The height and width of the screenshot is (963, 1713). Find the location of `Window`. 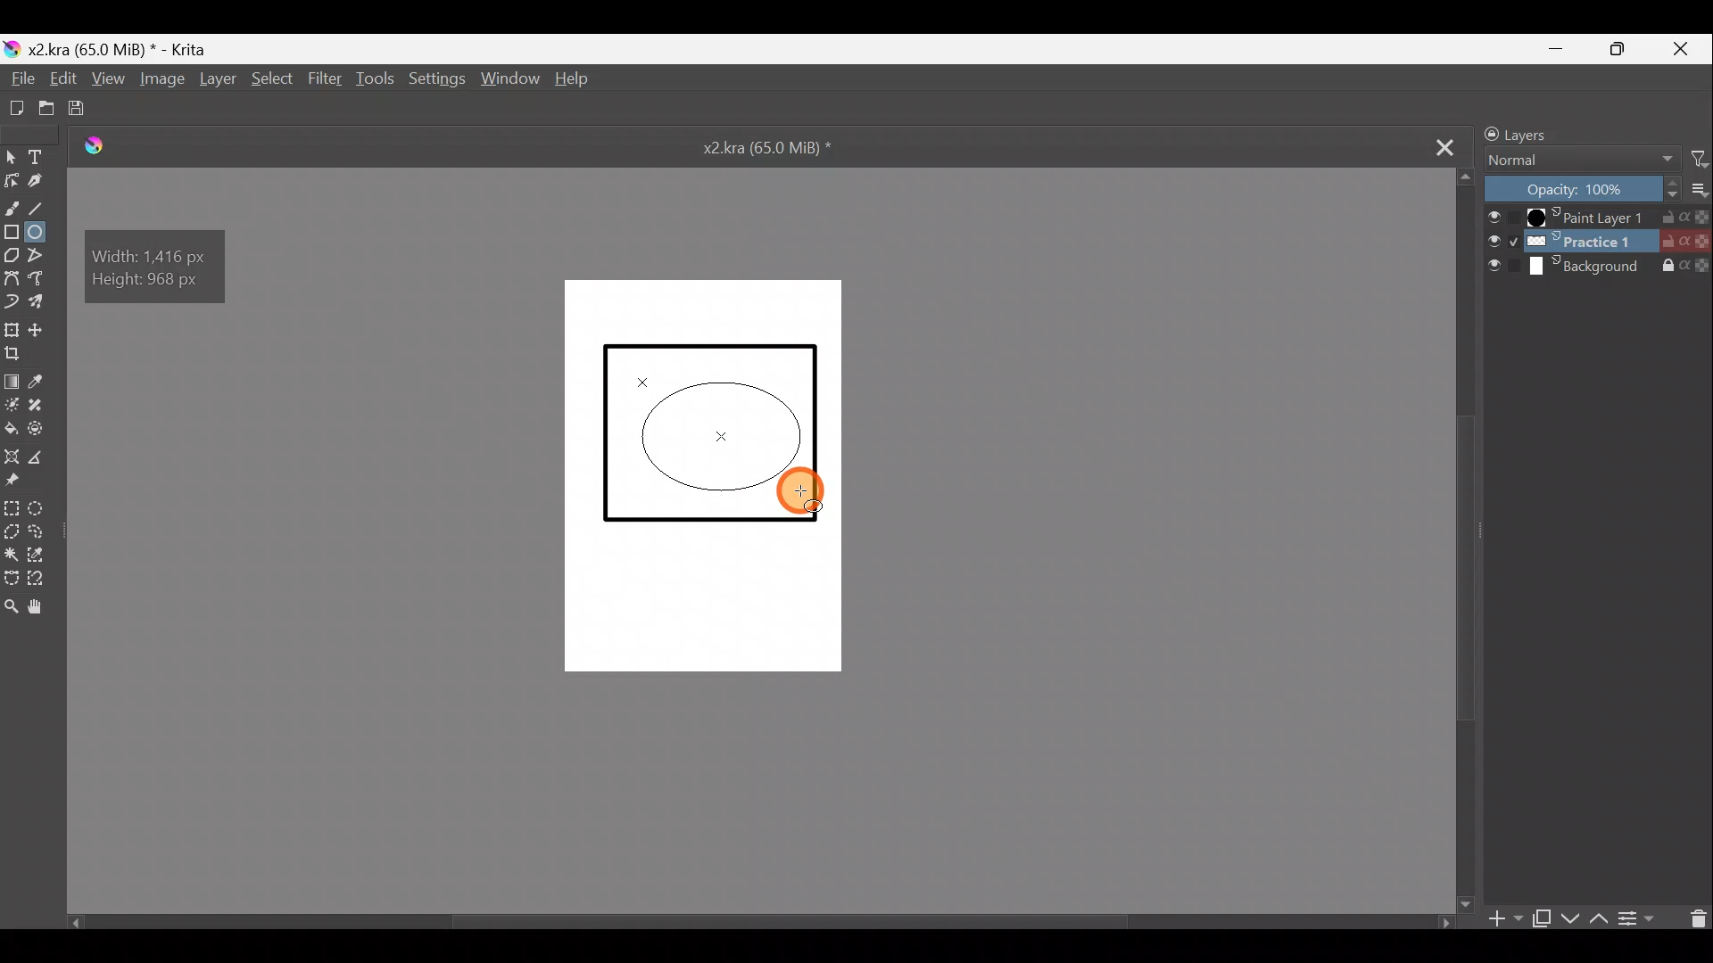

Window is located at coordinates (514, 80).